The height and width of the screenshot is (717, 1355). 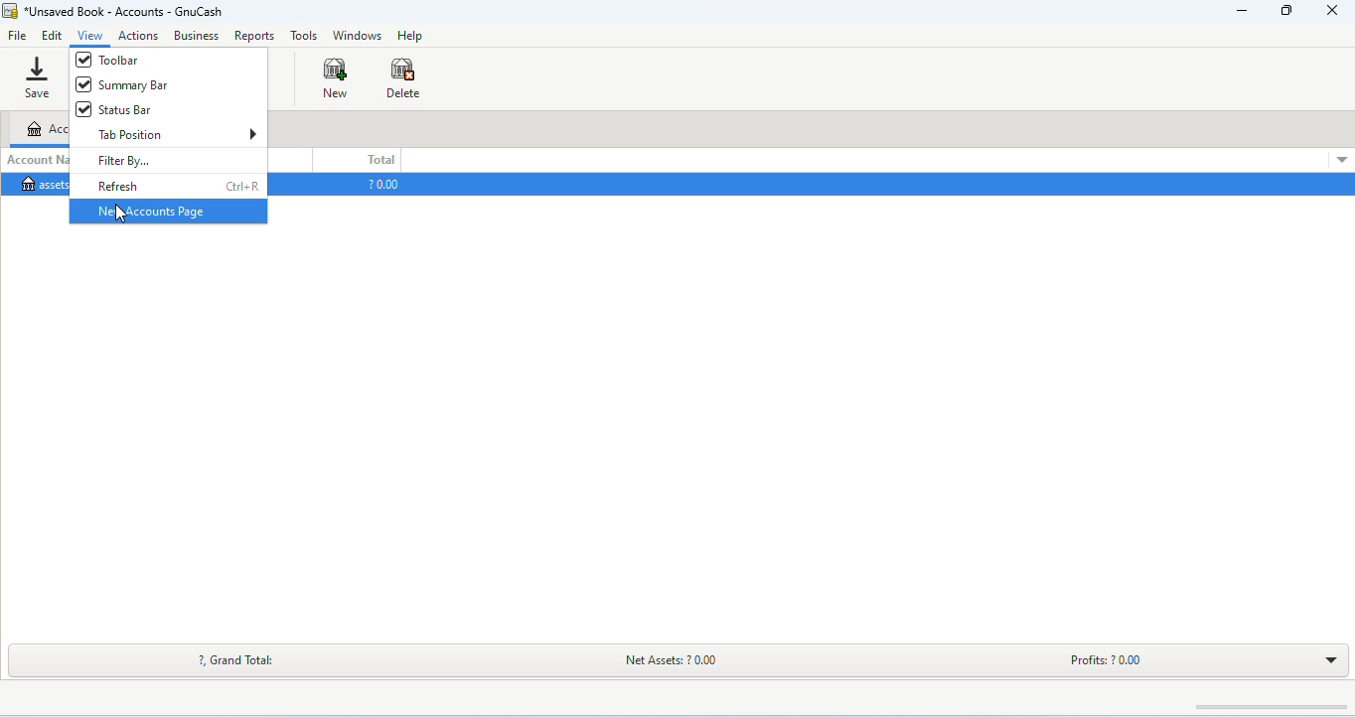 What do you see at coordinates (55, 36) in the screenshot?
I see `edit` at bounding box center [55, 36].